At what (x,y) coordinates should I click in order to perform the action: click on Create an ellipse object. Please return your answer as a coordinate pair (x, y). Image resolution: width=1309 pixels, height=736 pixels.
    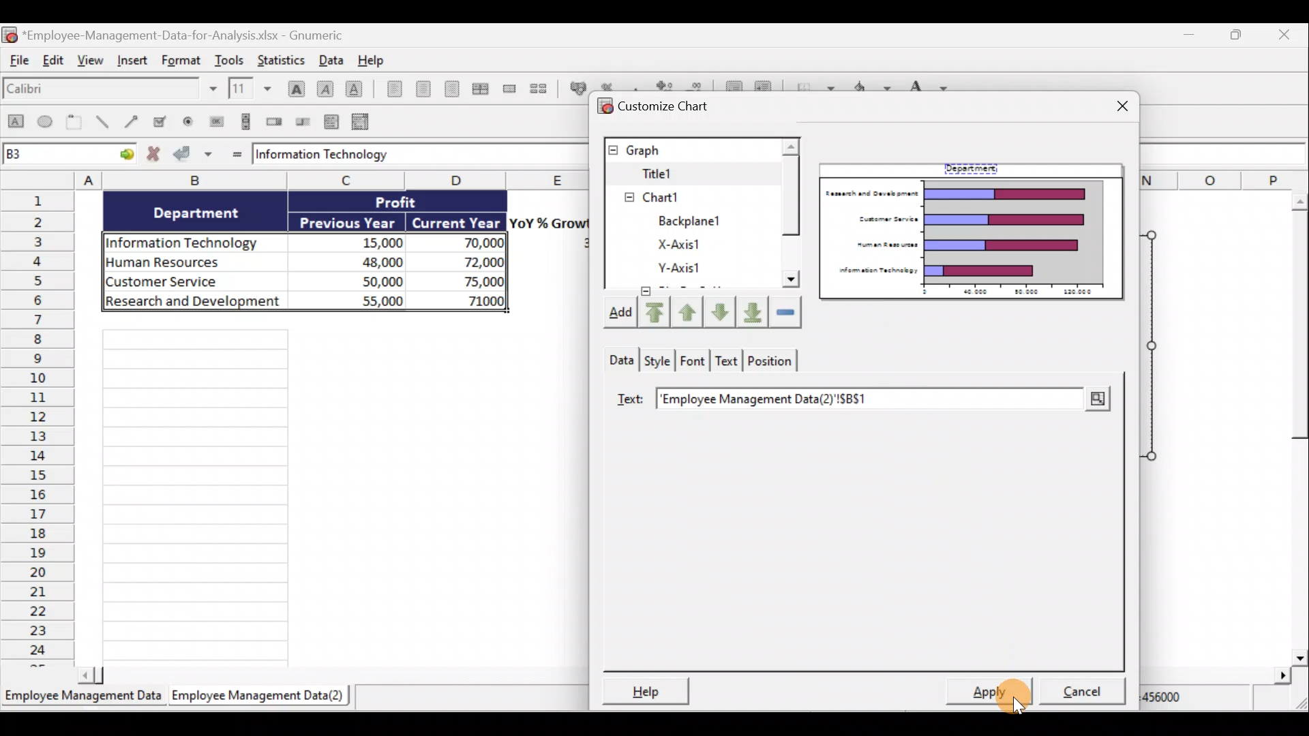
    Looking at the image, I should click on (46, 121).